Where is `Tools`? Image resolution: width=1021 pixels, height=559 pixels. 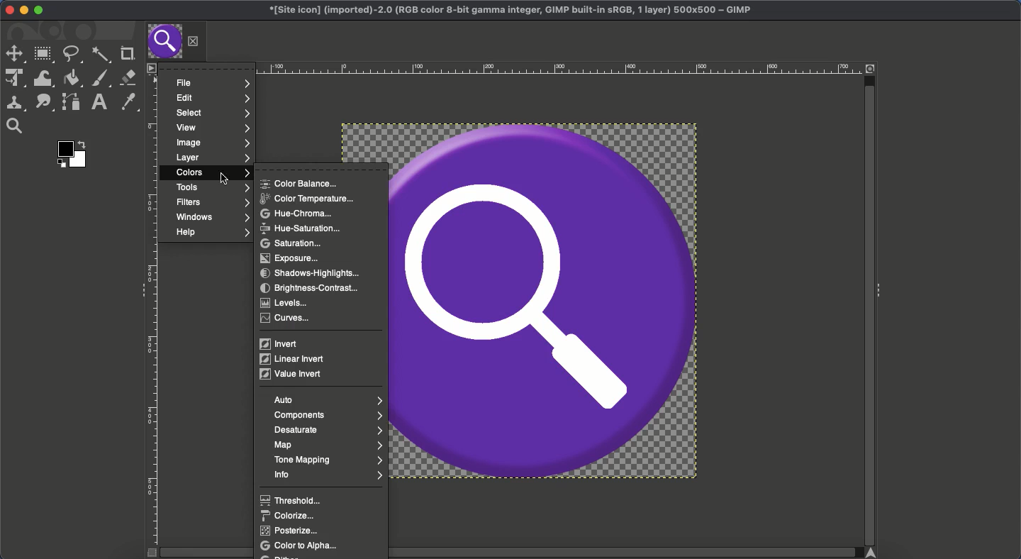 Tools is located at coordinates (209, 187).